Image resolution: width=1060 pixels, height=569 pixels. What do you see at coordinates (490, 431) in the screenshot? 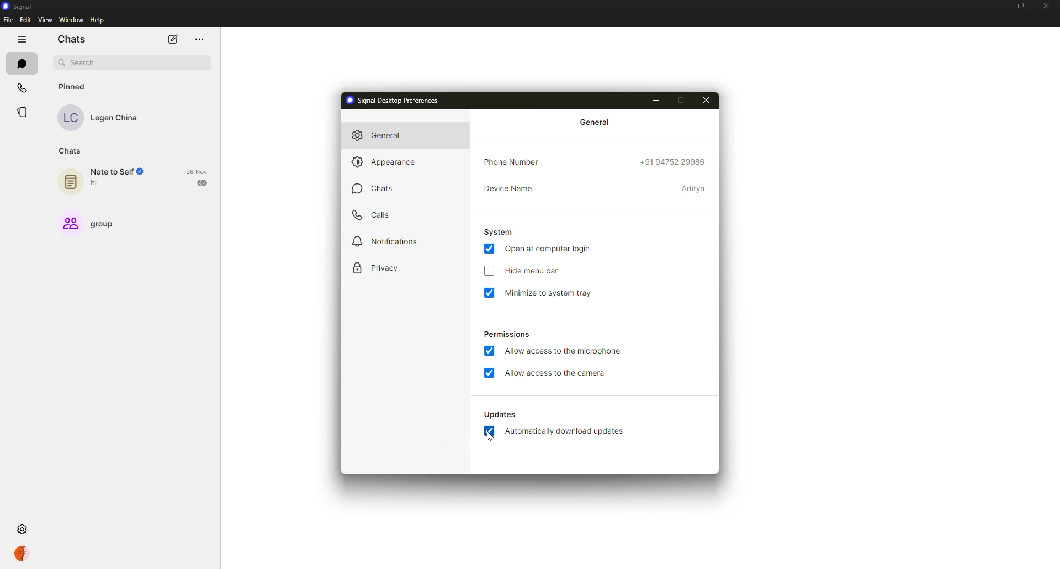
I see `enabled` at bounding box center [490, 431].